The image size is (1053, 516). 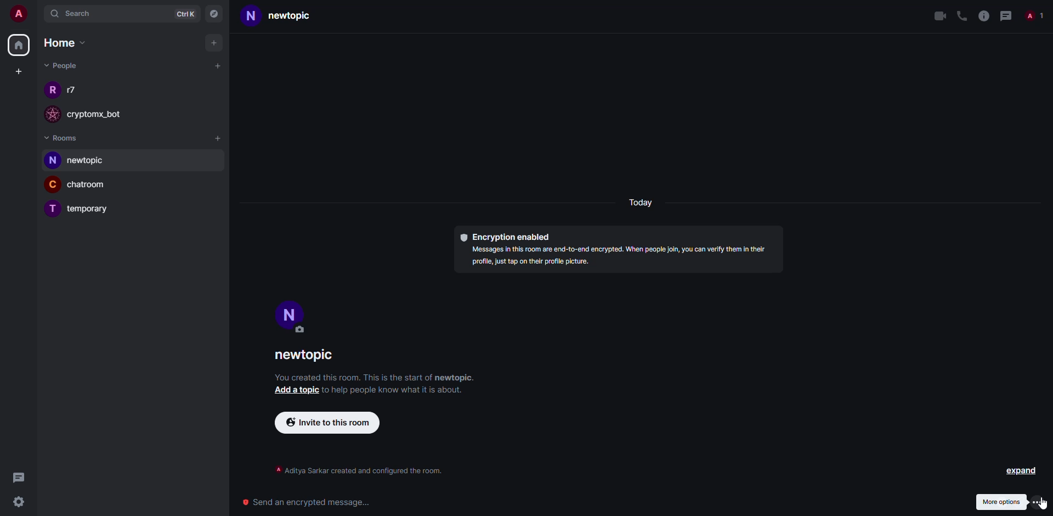 What do you see at coordinates (18, 72) in the screenshot?
I see `create space` at bounding box center [18, 72].